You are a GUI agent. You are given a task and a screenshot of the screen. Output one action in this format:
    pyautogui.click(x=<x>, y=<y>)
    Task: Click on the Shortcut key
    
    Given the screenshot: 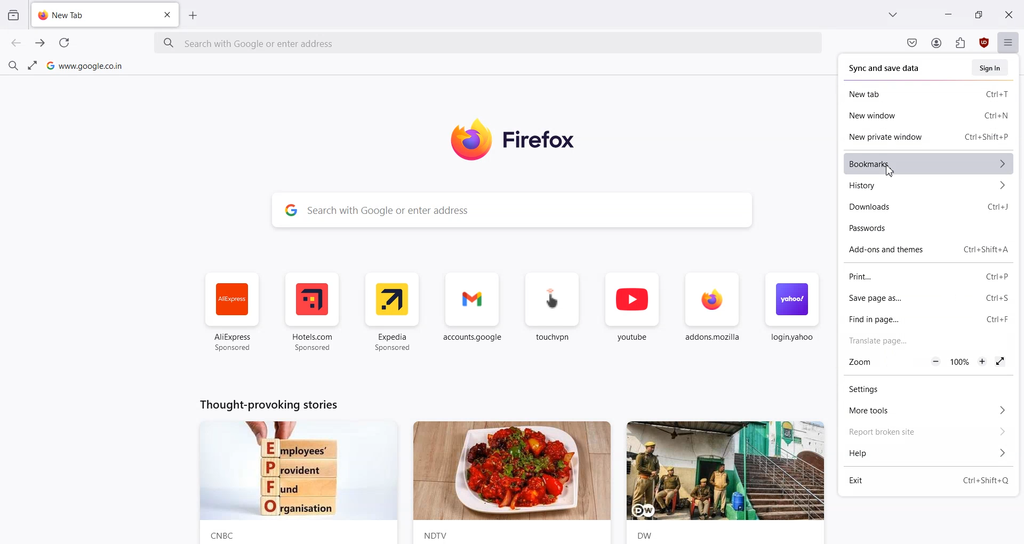 What is the action you would take?
    pyautogui.click(x=997, y=277)
    